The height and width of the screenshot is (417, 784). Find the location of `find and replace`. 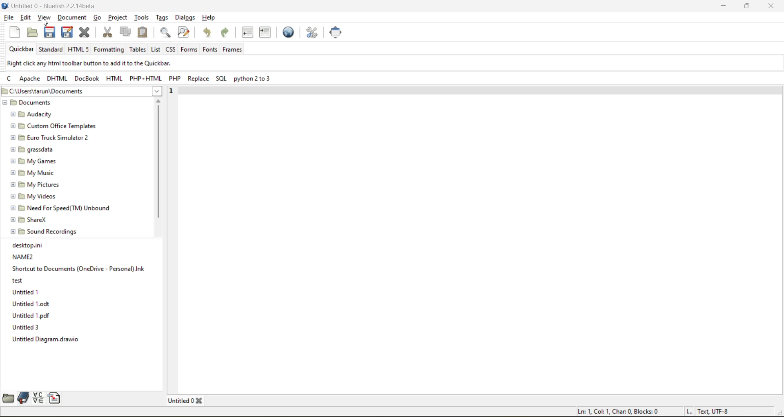

find and replace is located at coordinates (186, 34).